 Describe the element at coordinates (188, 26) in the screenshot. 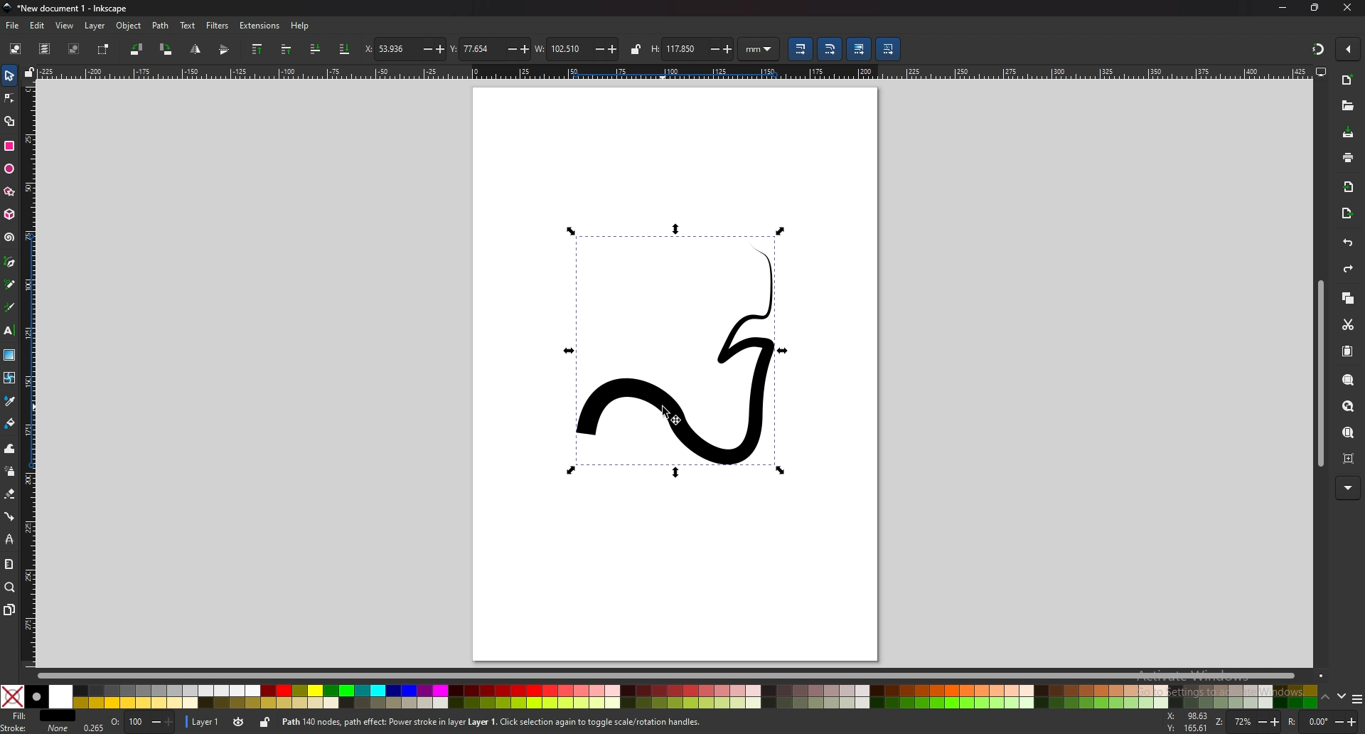

I see `text` at that location.